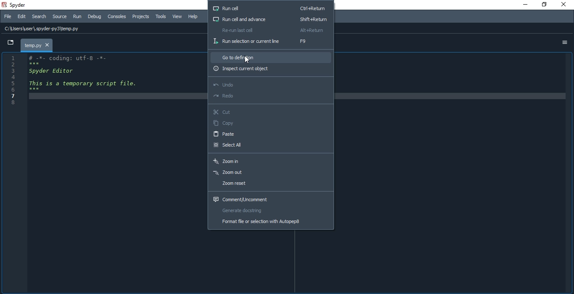 This screenshot has width=574, height=294. I want to click on Paste, so click(270, 134).